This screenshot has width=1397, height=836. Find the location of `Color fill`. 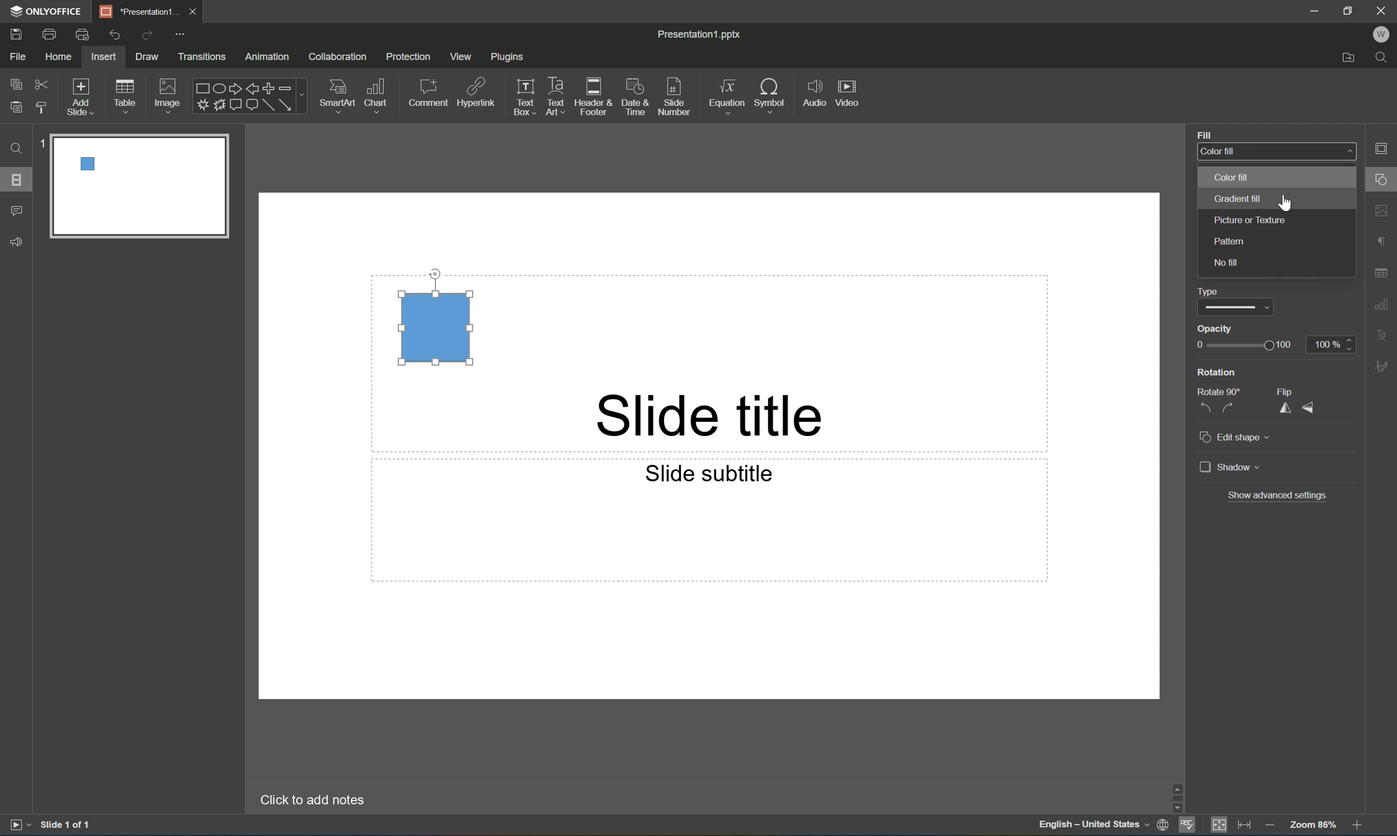

Color fill is located at coordinates (1225, 178).